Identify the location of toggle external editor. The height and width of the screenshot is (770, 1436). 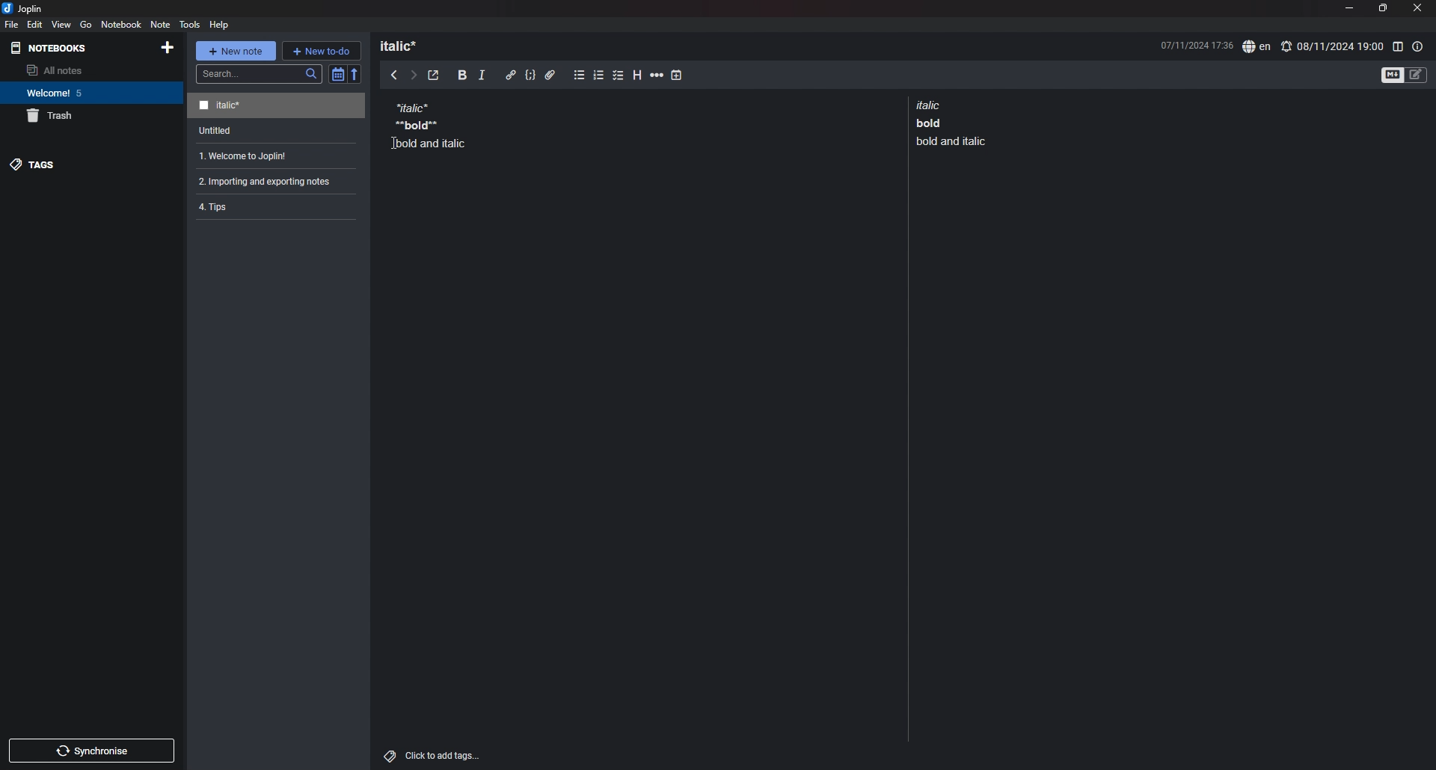
(434, 76).